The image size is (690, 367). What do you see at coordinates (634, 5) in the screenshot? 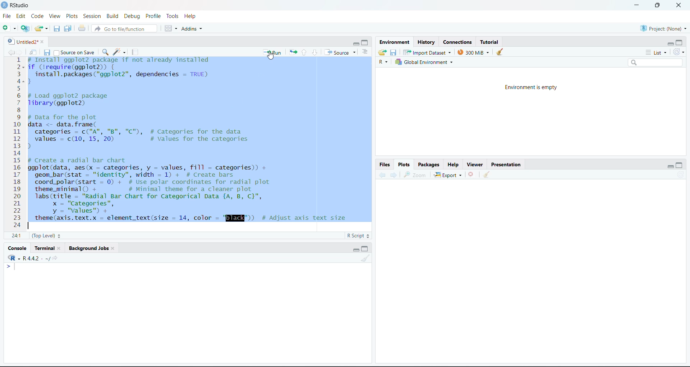
I see `minimize` at bounding box center [634, 5].